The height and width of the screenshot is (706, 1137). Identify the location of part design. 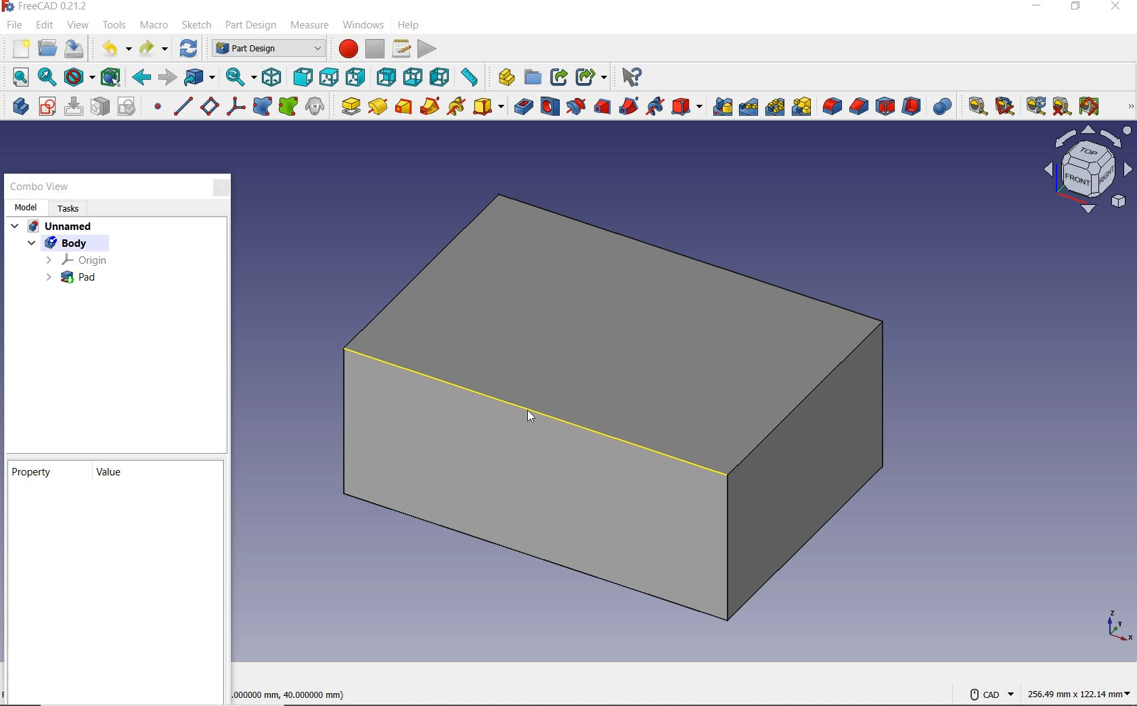
(252, 26).